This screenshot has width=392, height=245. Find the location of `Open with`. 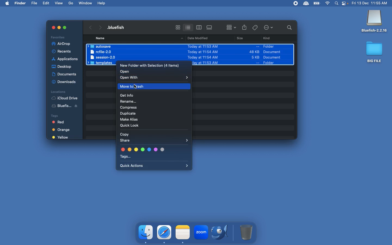

Open with is located at coordinates (155, 78).